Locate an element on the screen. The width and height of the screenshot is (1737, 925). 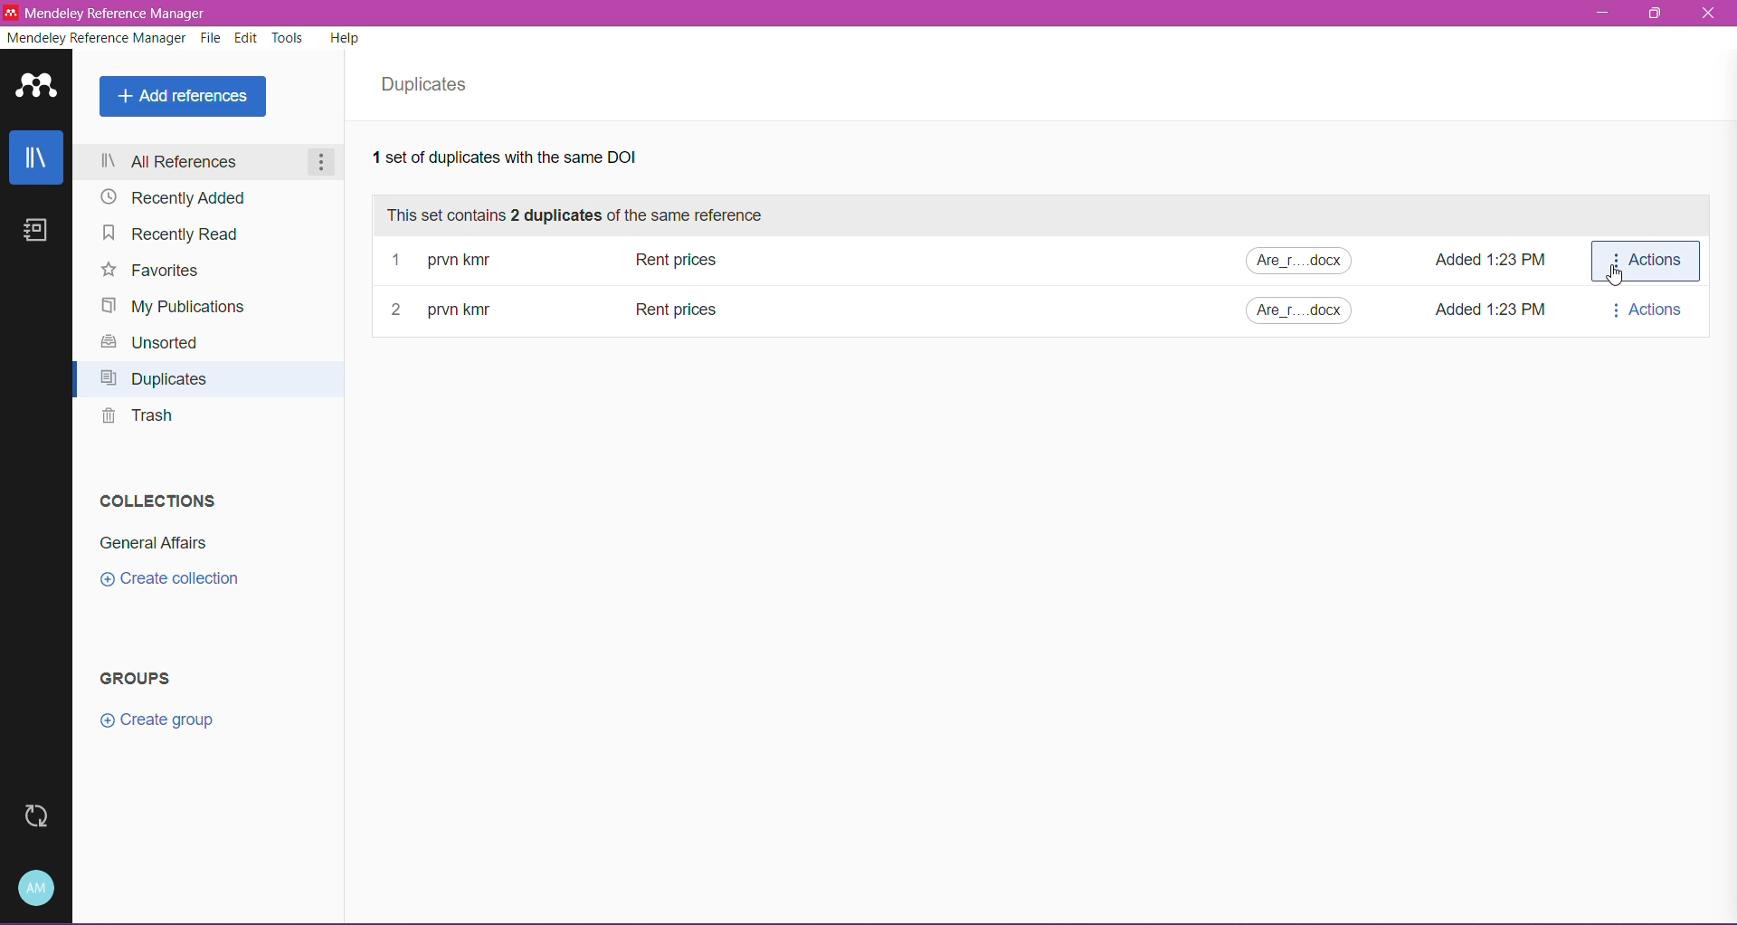
Duplicate Item titles is located at coordinates (774, 260).